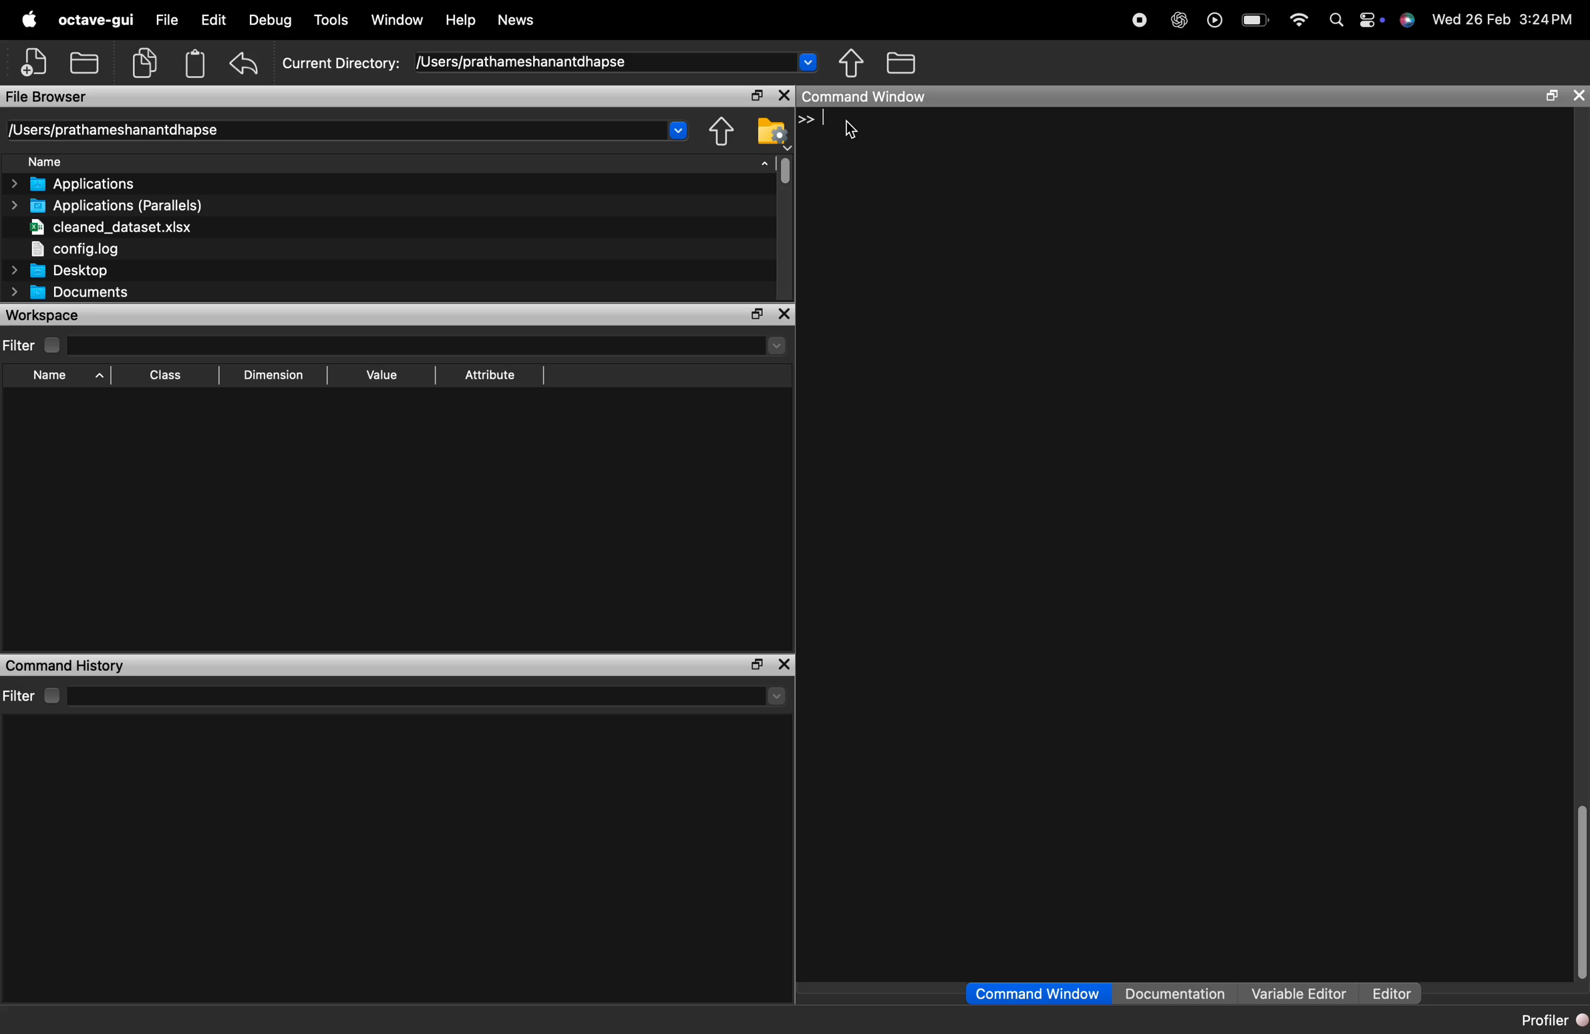 The image size is (1590, 1034). I want to click on Undo, so click(244, 65).